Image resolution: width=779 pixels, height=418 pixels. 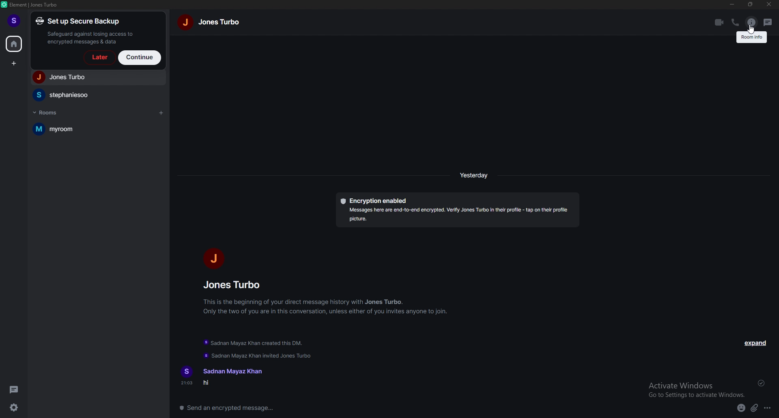 What do you see at coordinates (733, 4) in the screenshot?
I see `minimize` at bounding box center [733, 4].